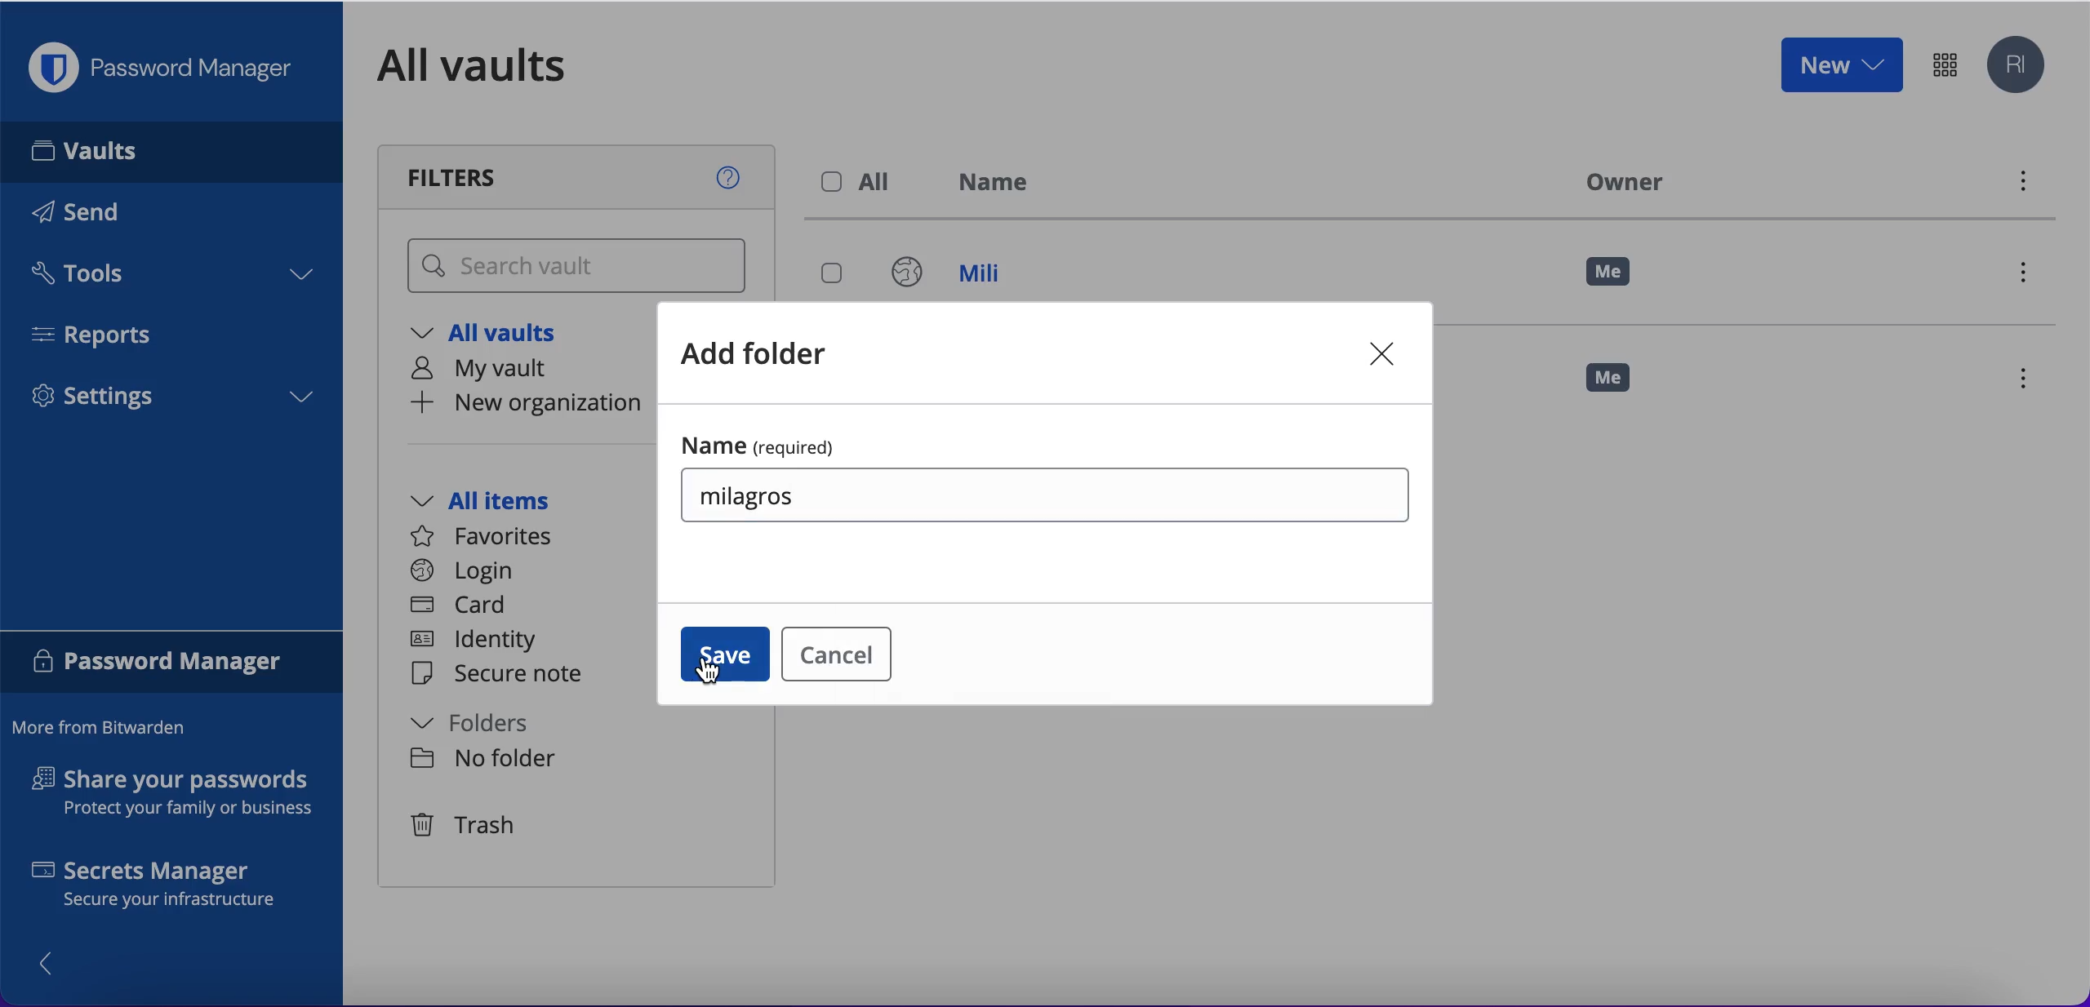  I want to click on close, so click(1385, 352).